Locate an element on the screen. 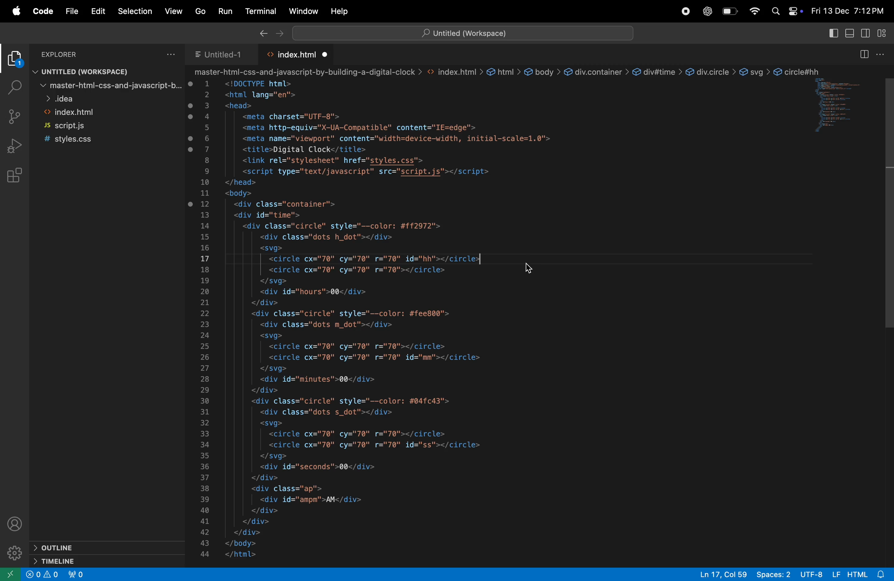 Image resolution: width=894 pixels, height=581 pixels. file is located at coordinates (72, 12).